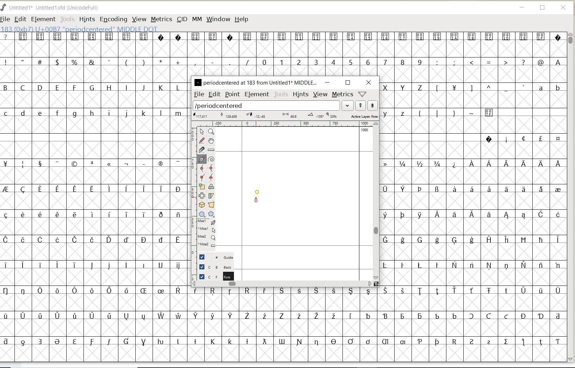  I want to click on background, so click(213, 267).